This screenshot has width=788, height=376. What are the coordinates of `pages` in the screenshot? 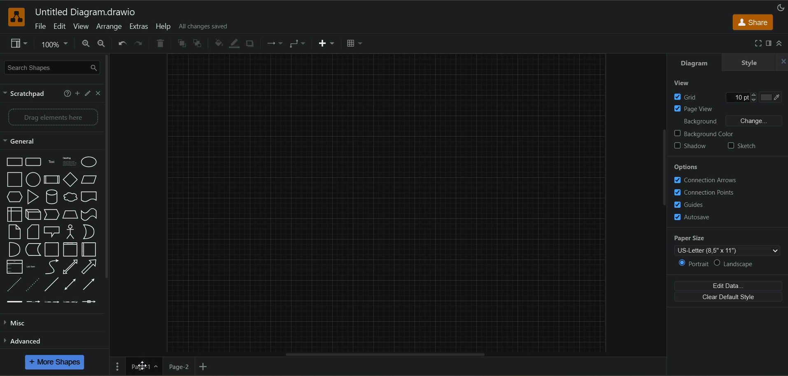 It's located at (117, 366).